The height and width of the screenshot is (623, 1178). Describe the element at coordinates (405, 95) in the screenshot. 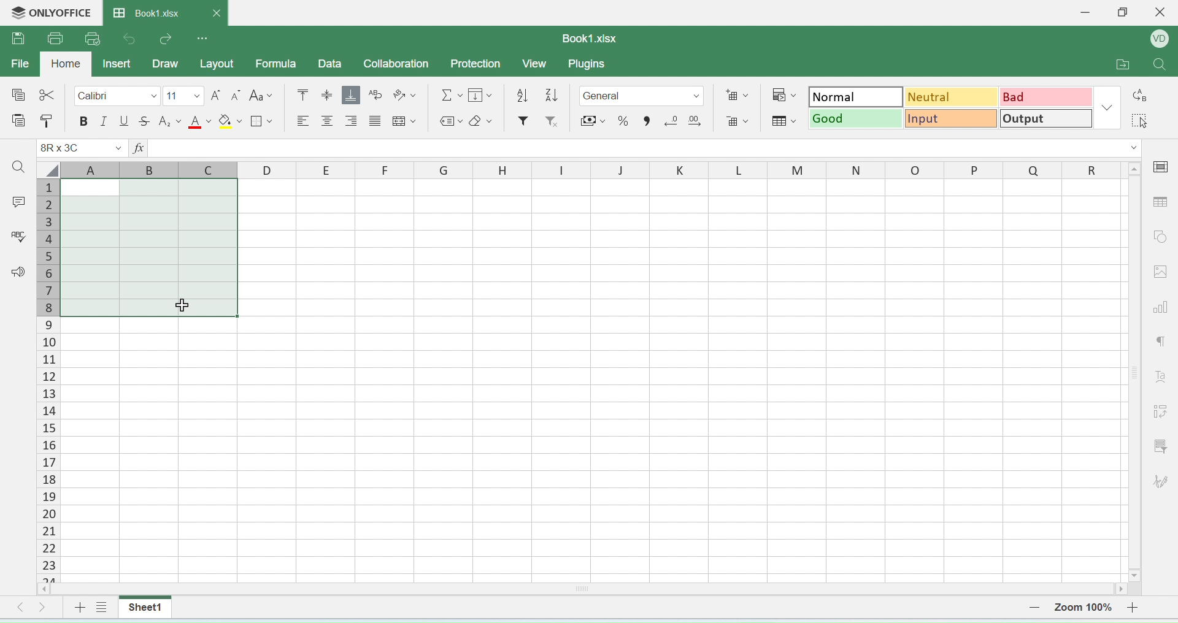

I see `orientation` at that location.